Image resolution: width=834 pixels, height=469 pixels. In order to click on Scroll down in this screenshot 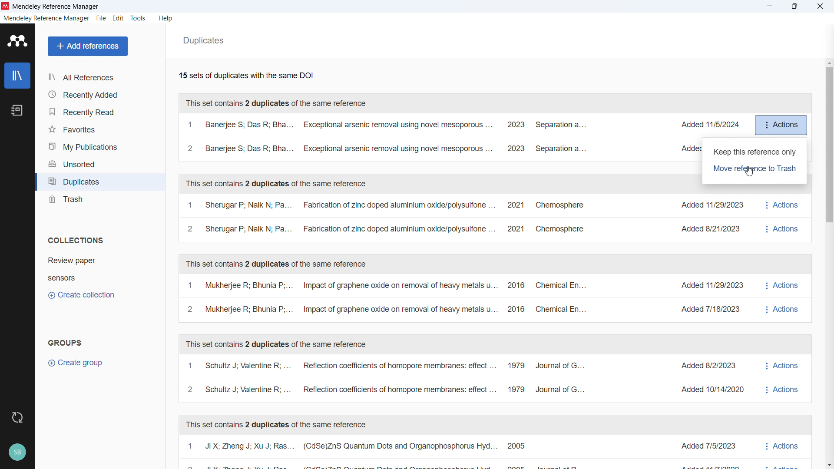, I will do `click(829, 465)`.